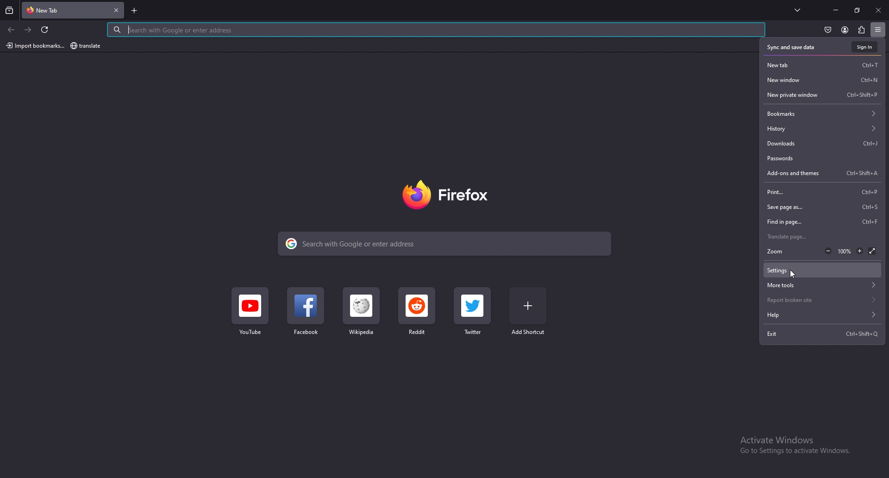  Describe the element at coordinates (836, 10) in the screenshot. I see `minimize` at that location.